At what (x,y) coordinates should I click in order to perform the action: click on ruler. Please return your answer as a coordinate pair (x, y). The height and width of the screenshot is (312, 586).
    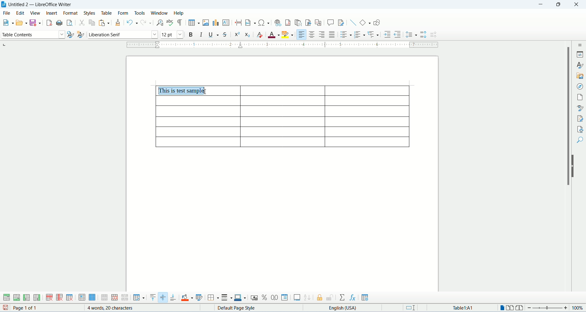
    Looking at the image, I should click on (282, 45).